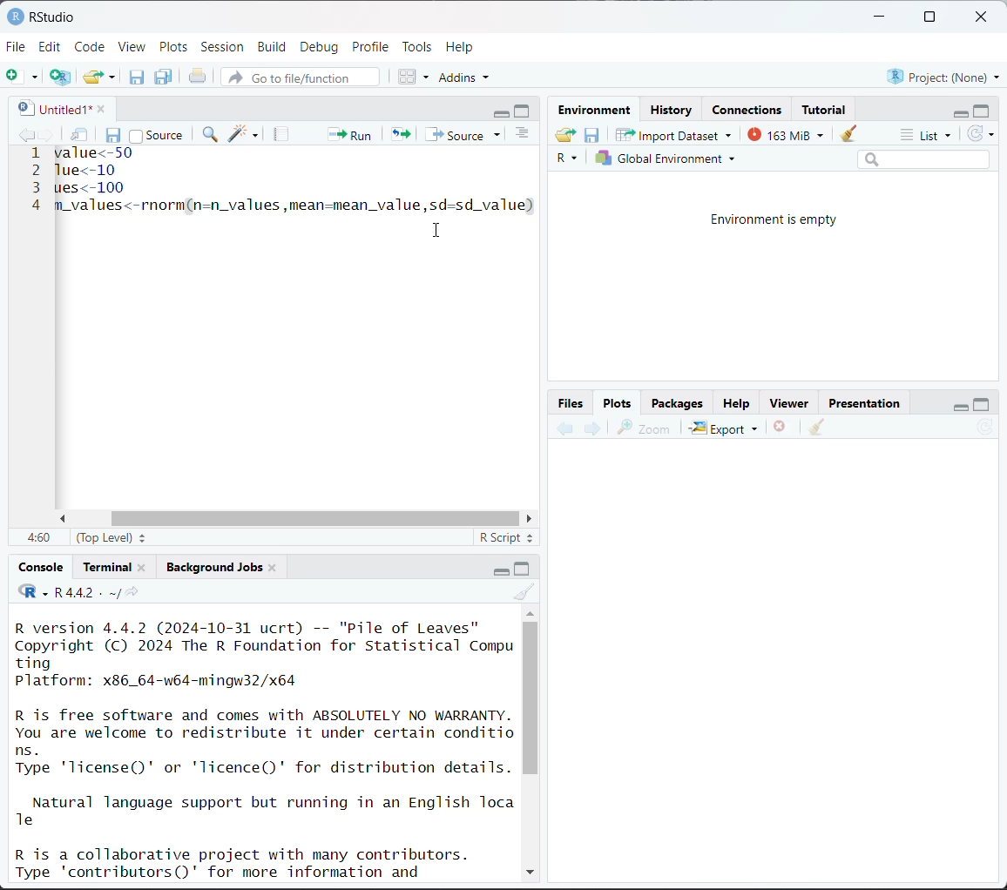 Image resolution: width=1007 pixels, height=890 pixels. Describe the element at coordinates (42, 567) in the screenshot. I see `Console` at that location.